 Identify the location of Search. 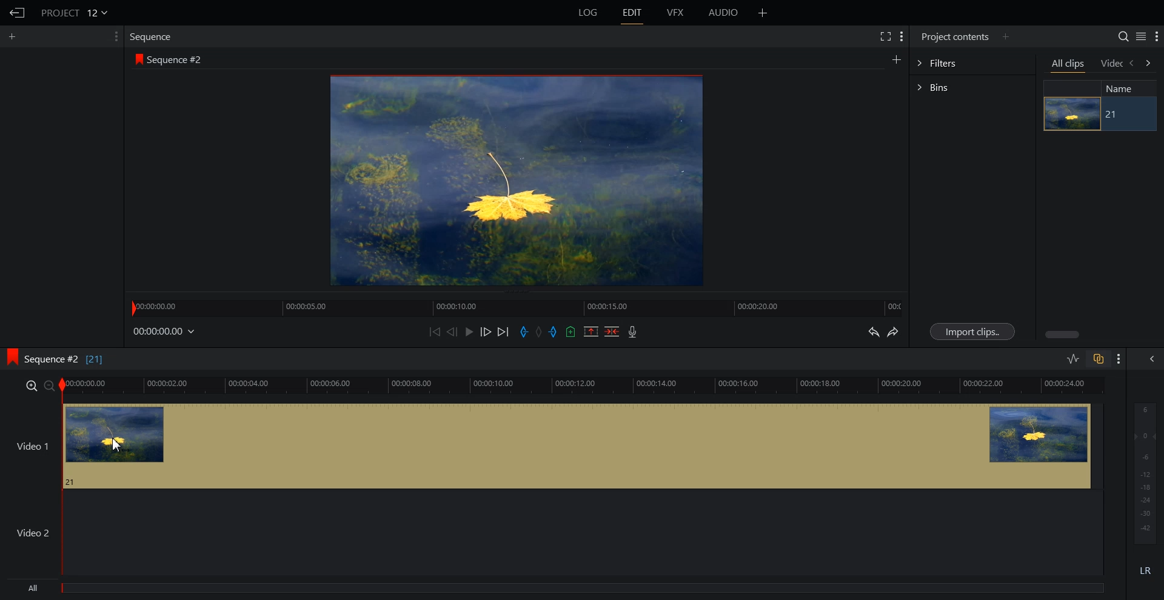
(1122, 36).